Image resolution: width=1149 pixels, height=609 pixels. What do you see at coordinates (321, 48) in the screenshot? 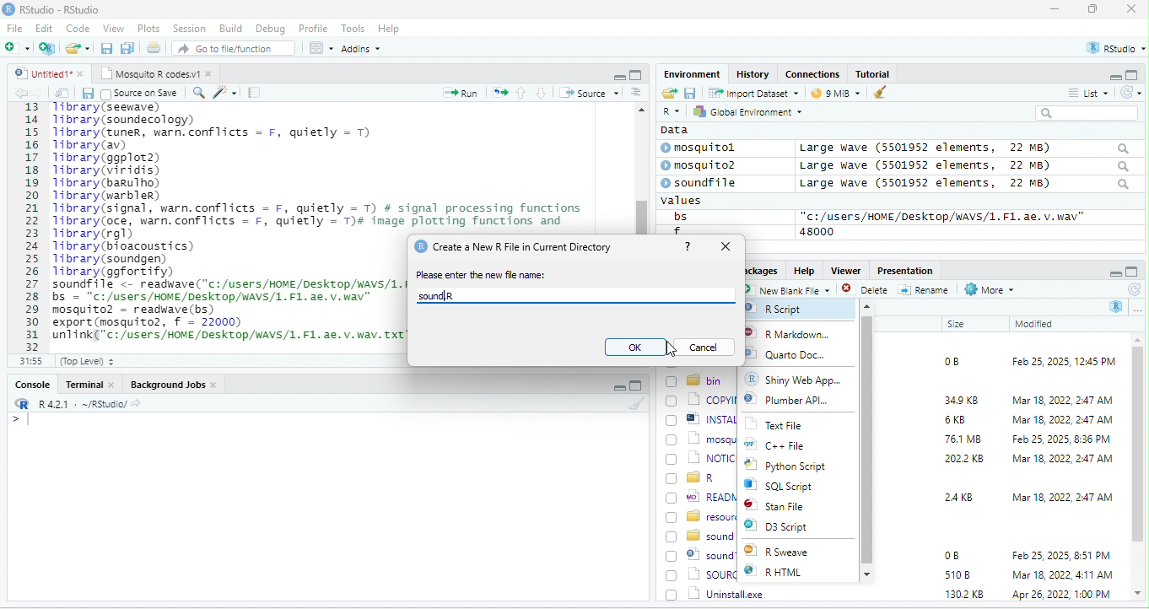
I see `view` at bounding box center [321, 48].